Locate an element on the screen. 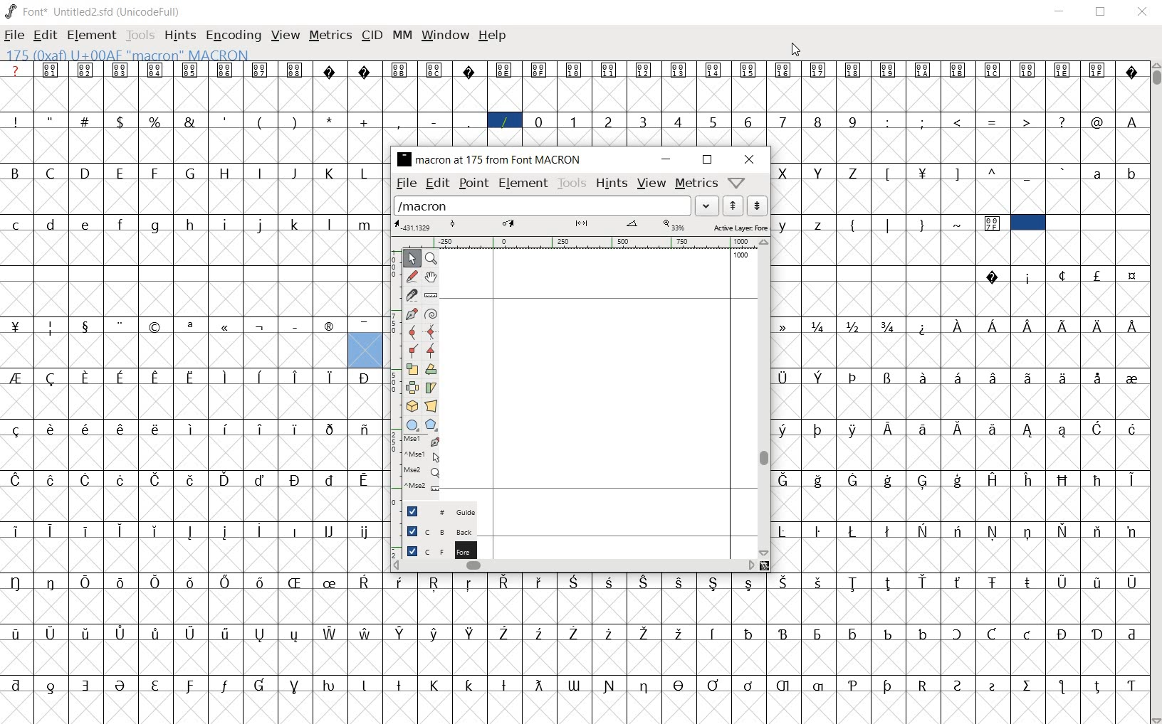  Symbol is located at coordinates (923, 632).